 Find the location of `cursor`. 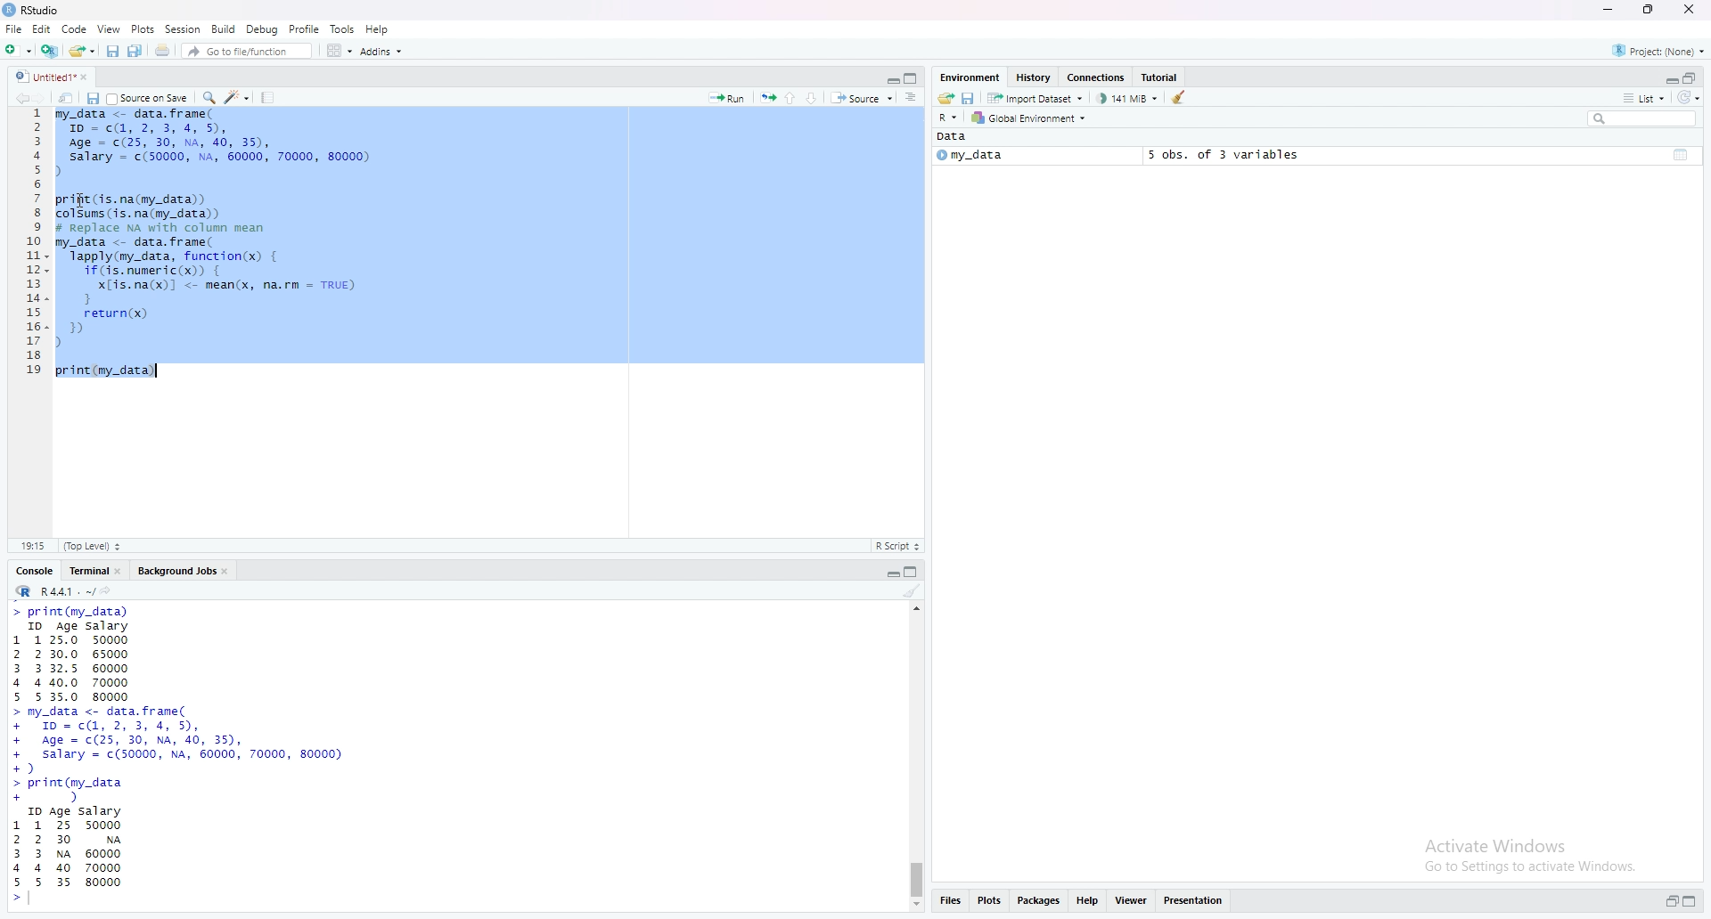

cursor is located at coordinates (81, 201).